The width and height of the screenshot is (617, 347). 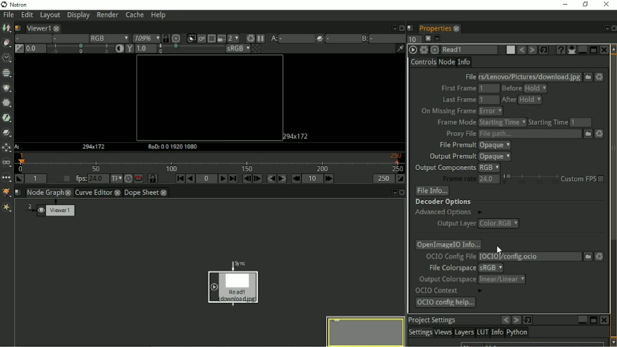 What do you see at coordinates (7, 73) in the screenshot?
I see `Channel` at bounding box center [7, 73].